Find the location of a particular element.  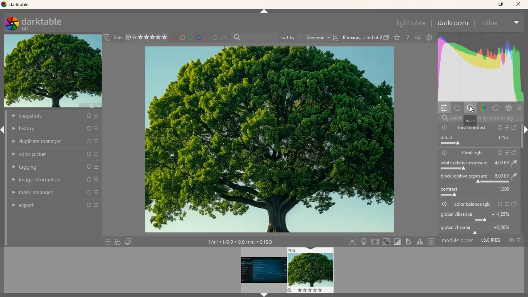

image is located at coordinates (491, 241).